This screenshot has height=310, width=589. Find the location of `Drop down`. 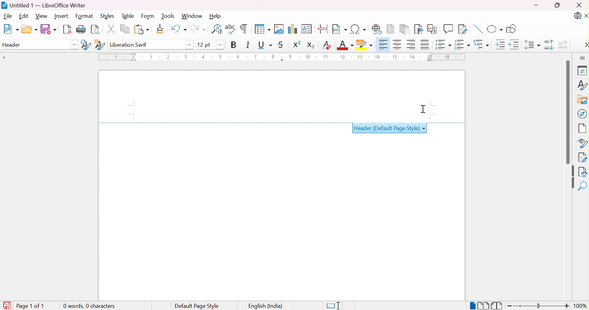

Drop down is located at coordinates (74, 46).